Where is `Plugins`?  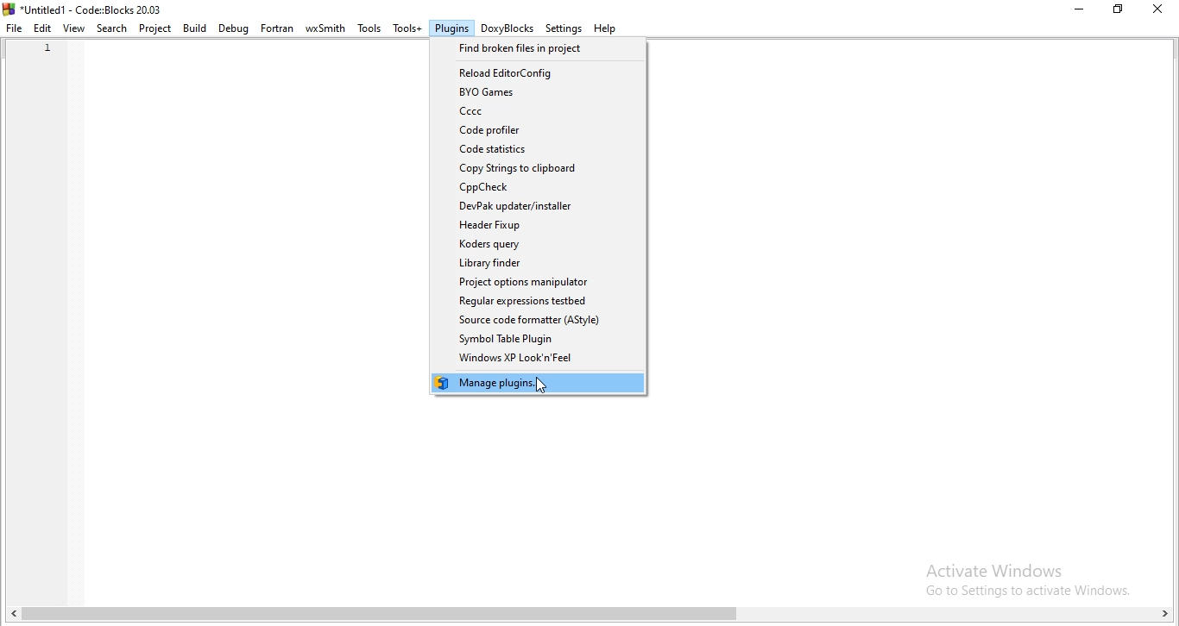 Plugins is located at coordinates (451, 27).